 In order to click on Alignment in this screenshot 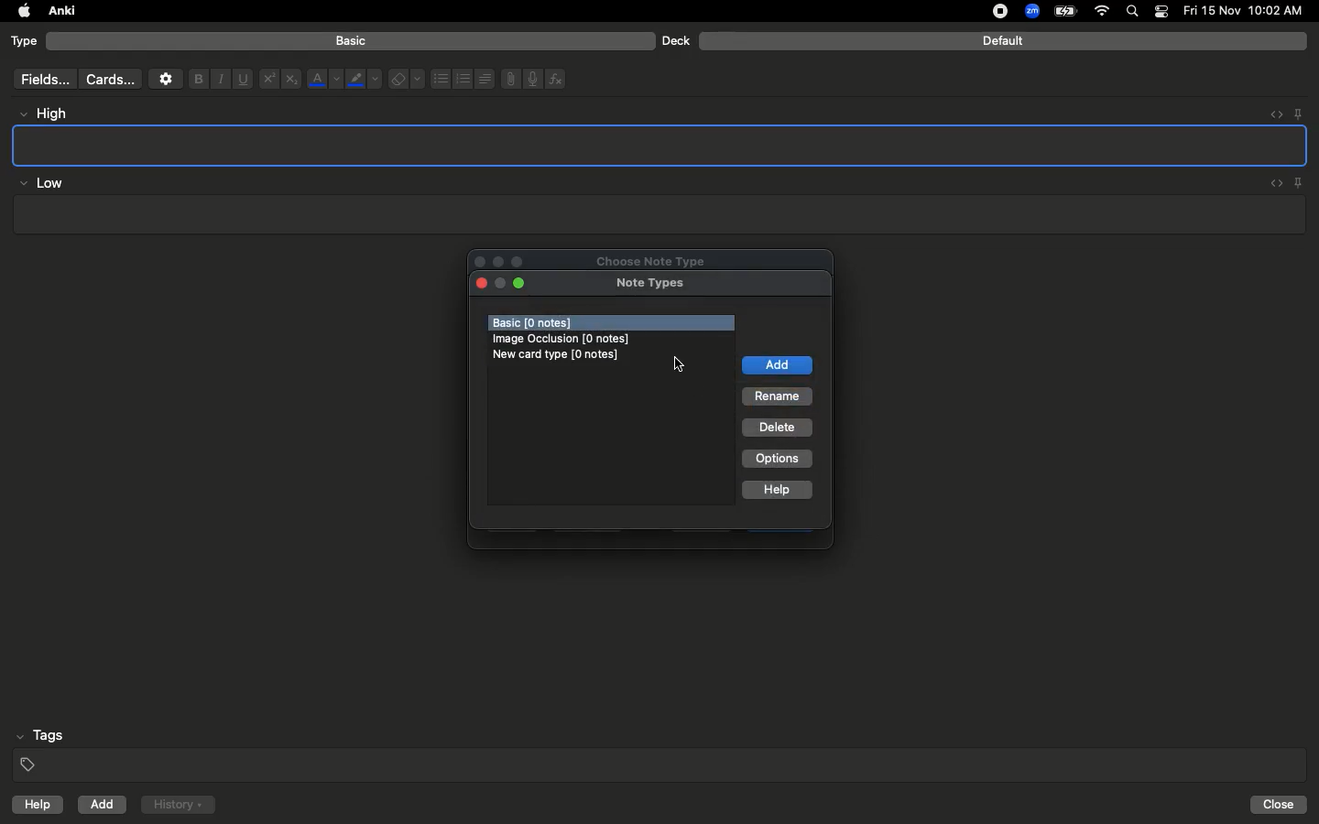, I will do `click(483, 77)`.